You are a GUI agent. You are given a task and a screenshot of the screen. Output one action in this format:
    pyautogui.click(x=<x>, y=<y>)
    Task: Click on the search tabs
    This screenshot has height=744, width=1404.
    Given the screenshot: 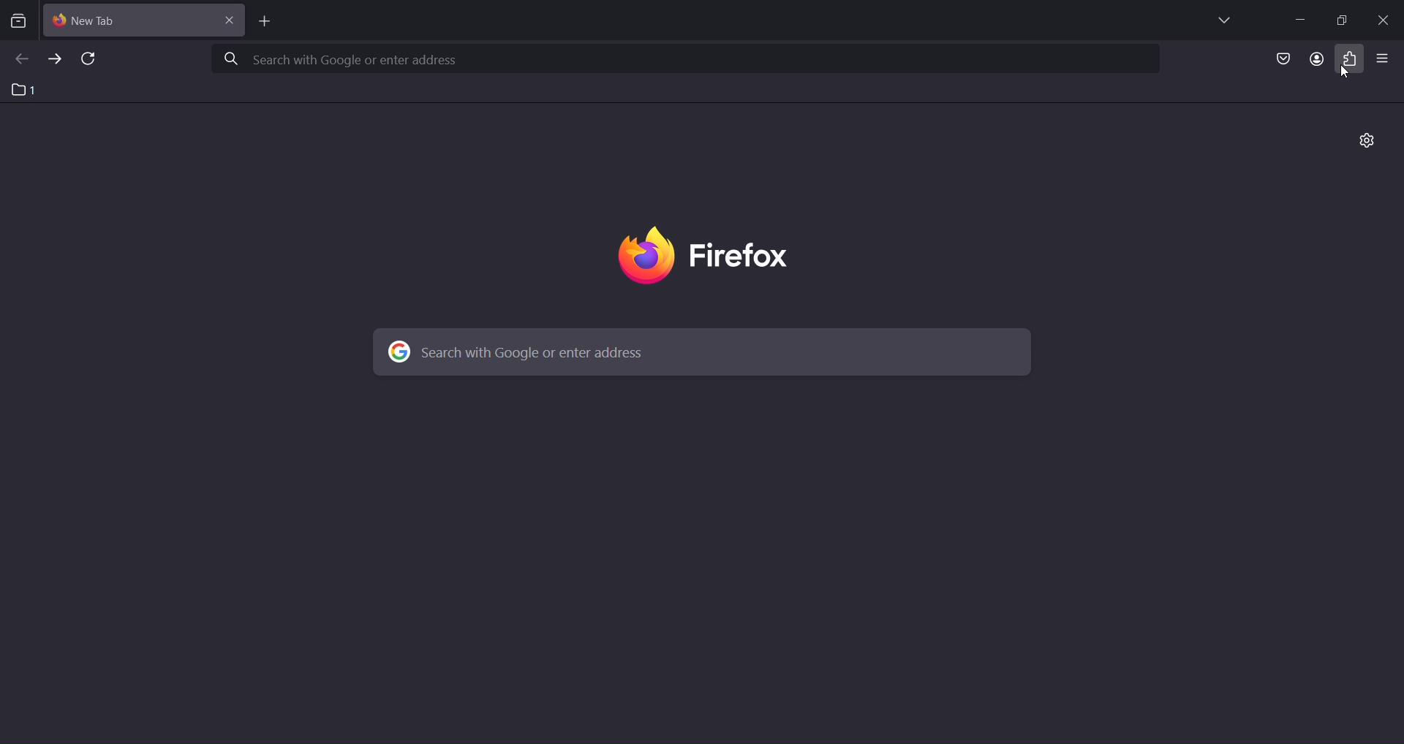 What is the action you would take?
    pyautogui.click(x=18, y=20)
    